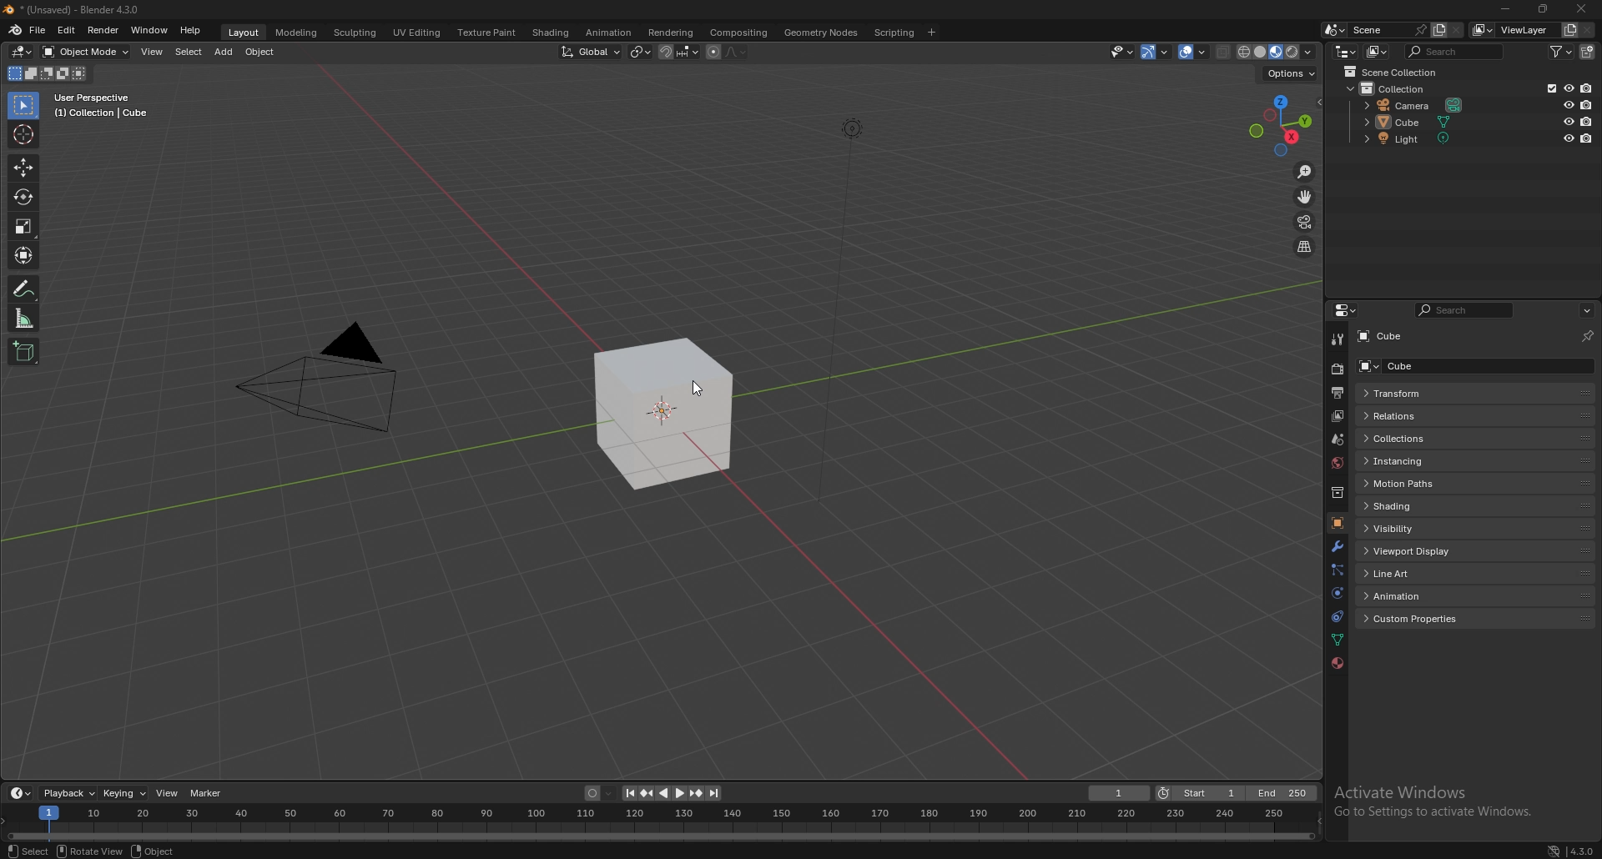 The image size is (1602, 859). I want to click on view, so click(152, 52).